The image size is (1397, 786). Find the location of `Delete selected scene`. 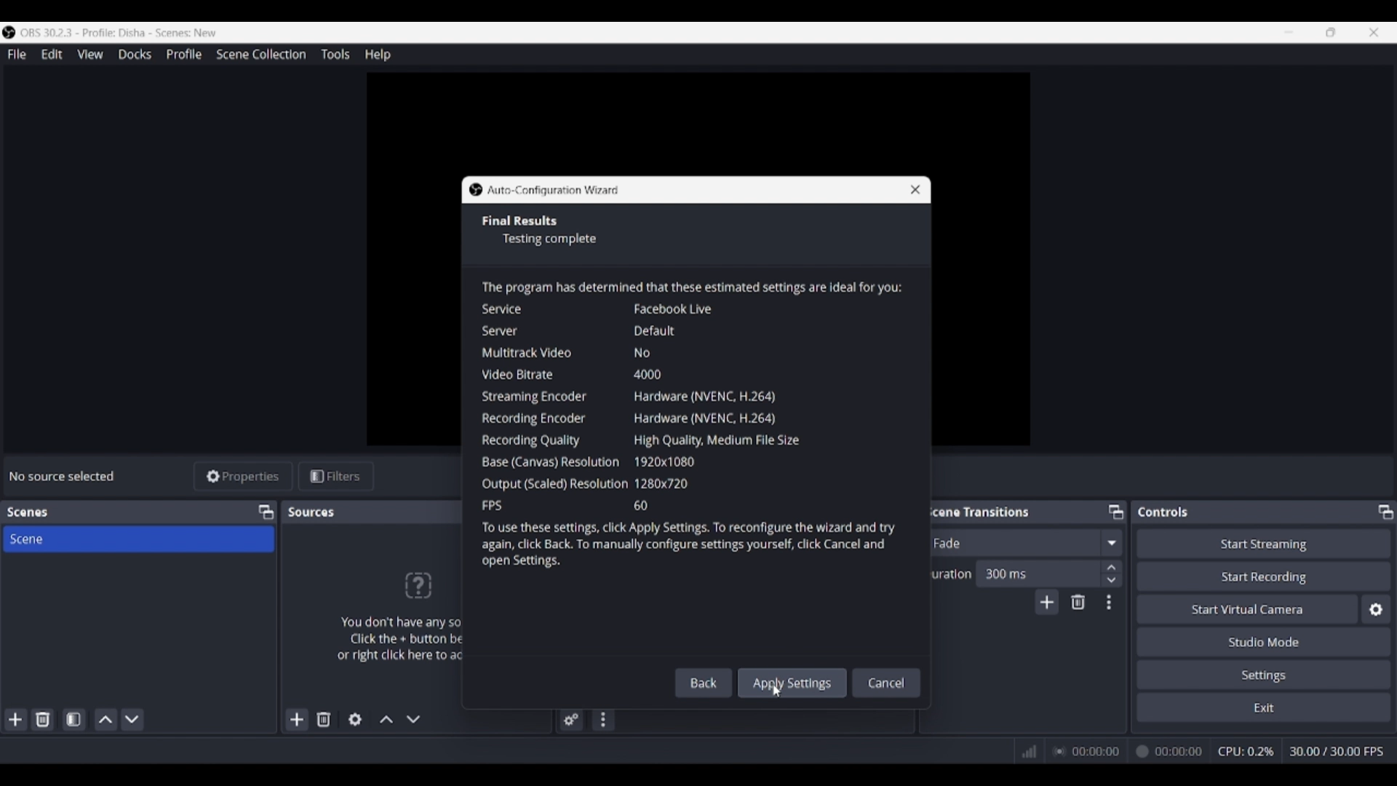

Delete selected scene is located at coordinates (42, 719).